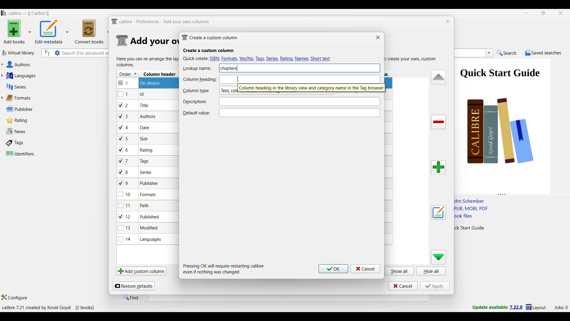 Image resolution: width=570 pixels, height=321 pixels. I want to click on Virtual library, so click(19, 53).